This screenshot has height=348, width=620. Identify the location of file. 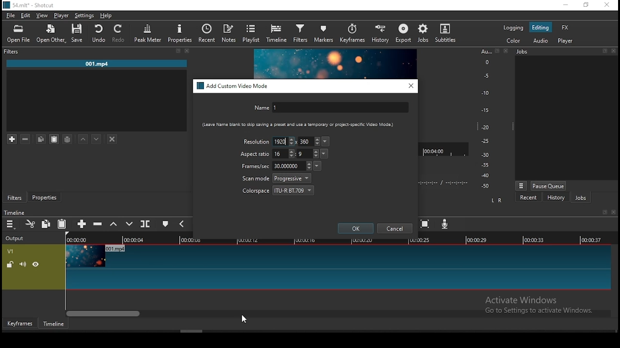
(11, 16).